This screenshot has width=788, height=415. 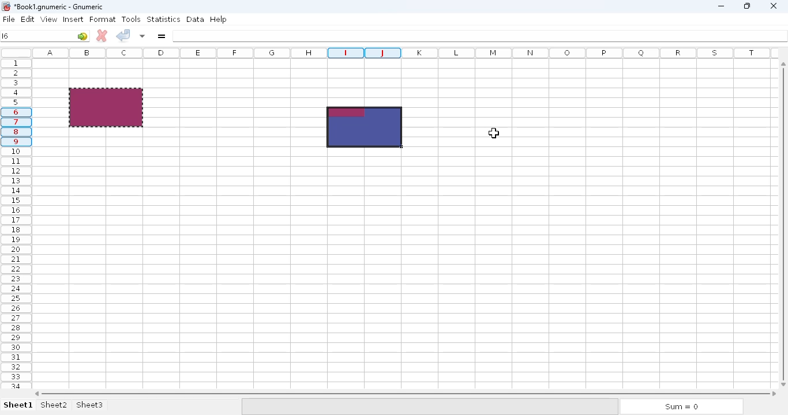 I want to click on view, so click(x=48, y=20).